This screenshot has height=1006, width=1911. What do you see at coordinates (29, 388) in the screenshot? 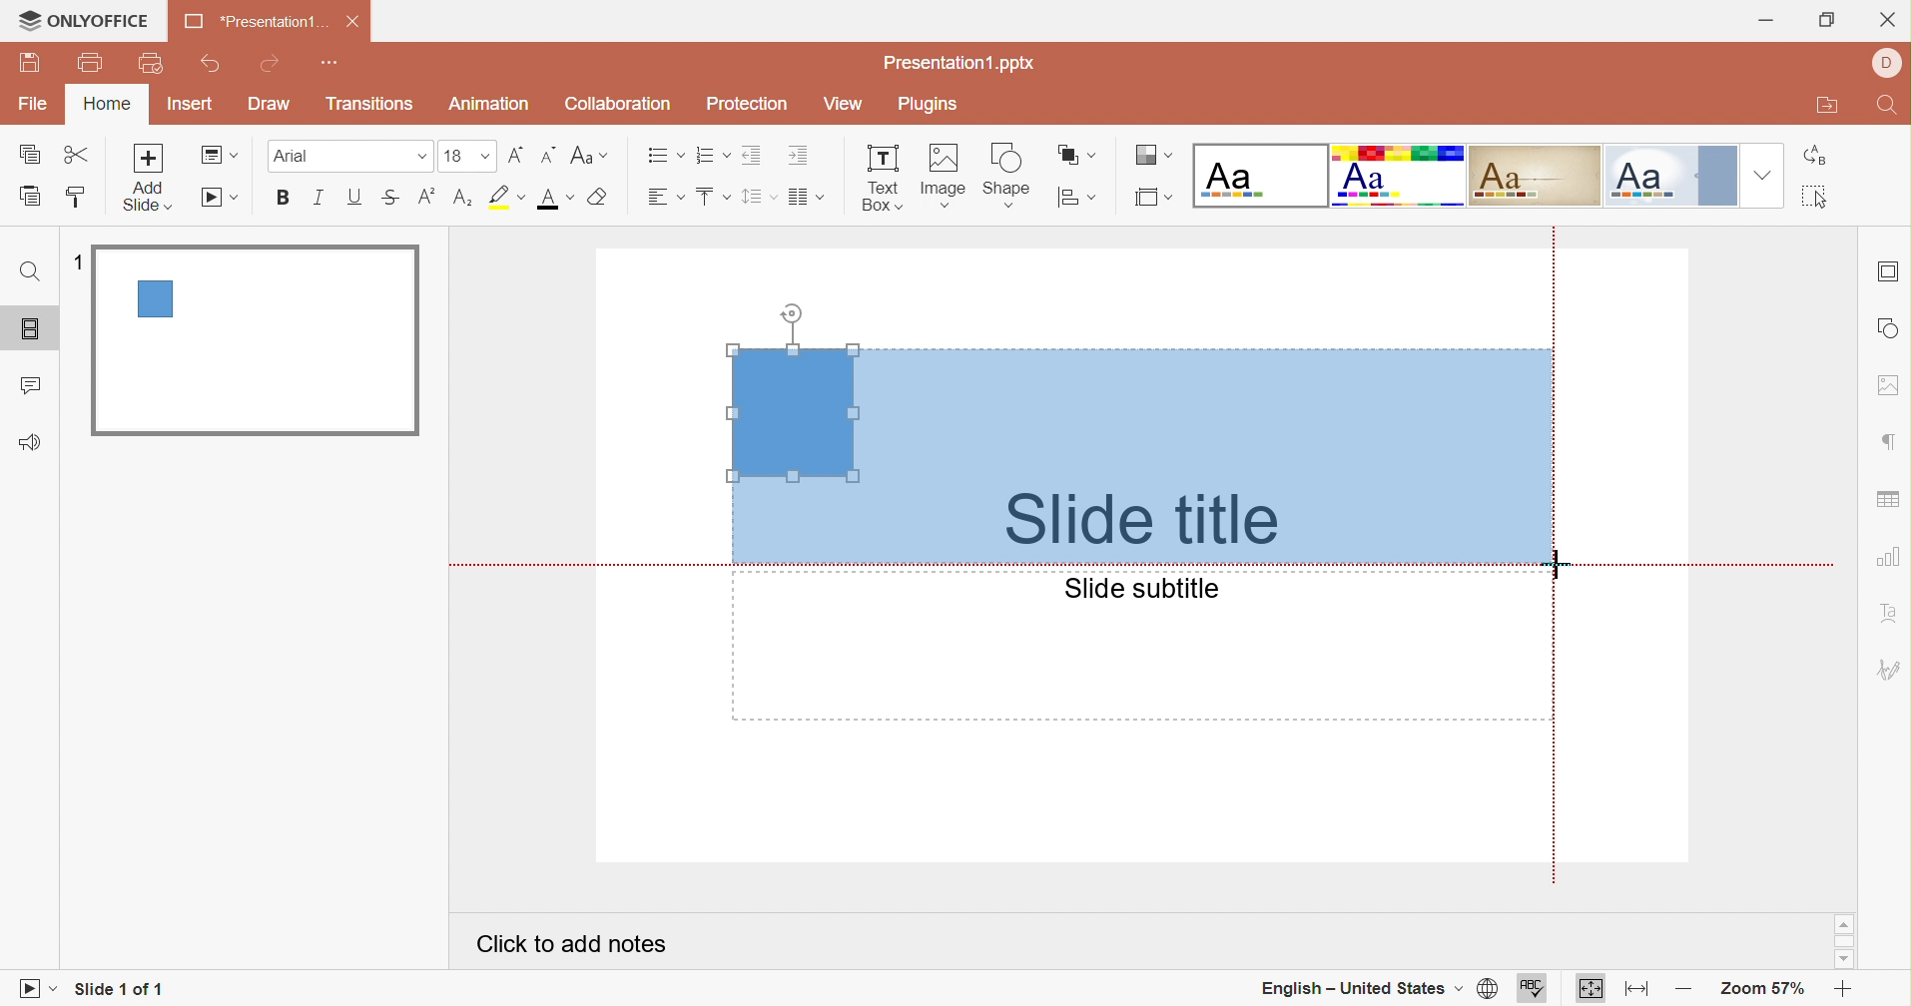
I see `Comments` at bounding box center [29, 388].